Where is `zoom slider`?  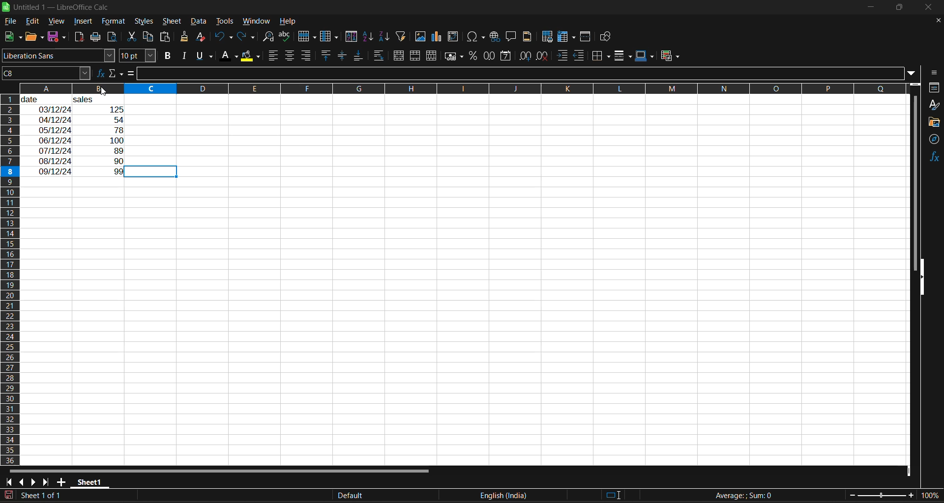 zoom slider is located at coordinates (882, 495).